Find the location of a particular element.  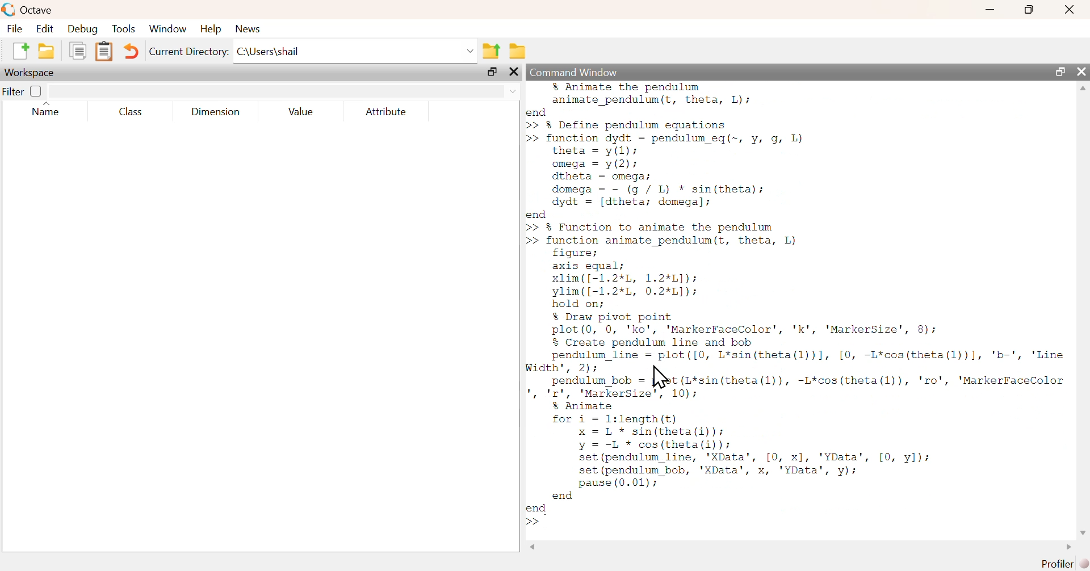

Edit is located at coordinates (44, 28).